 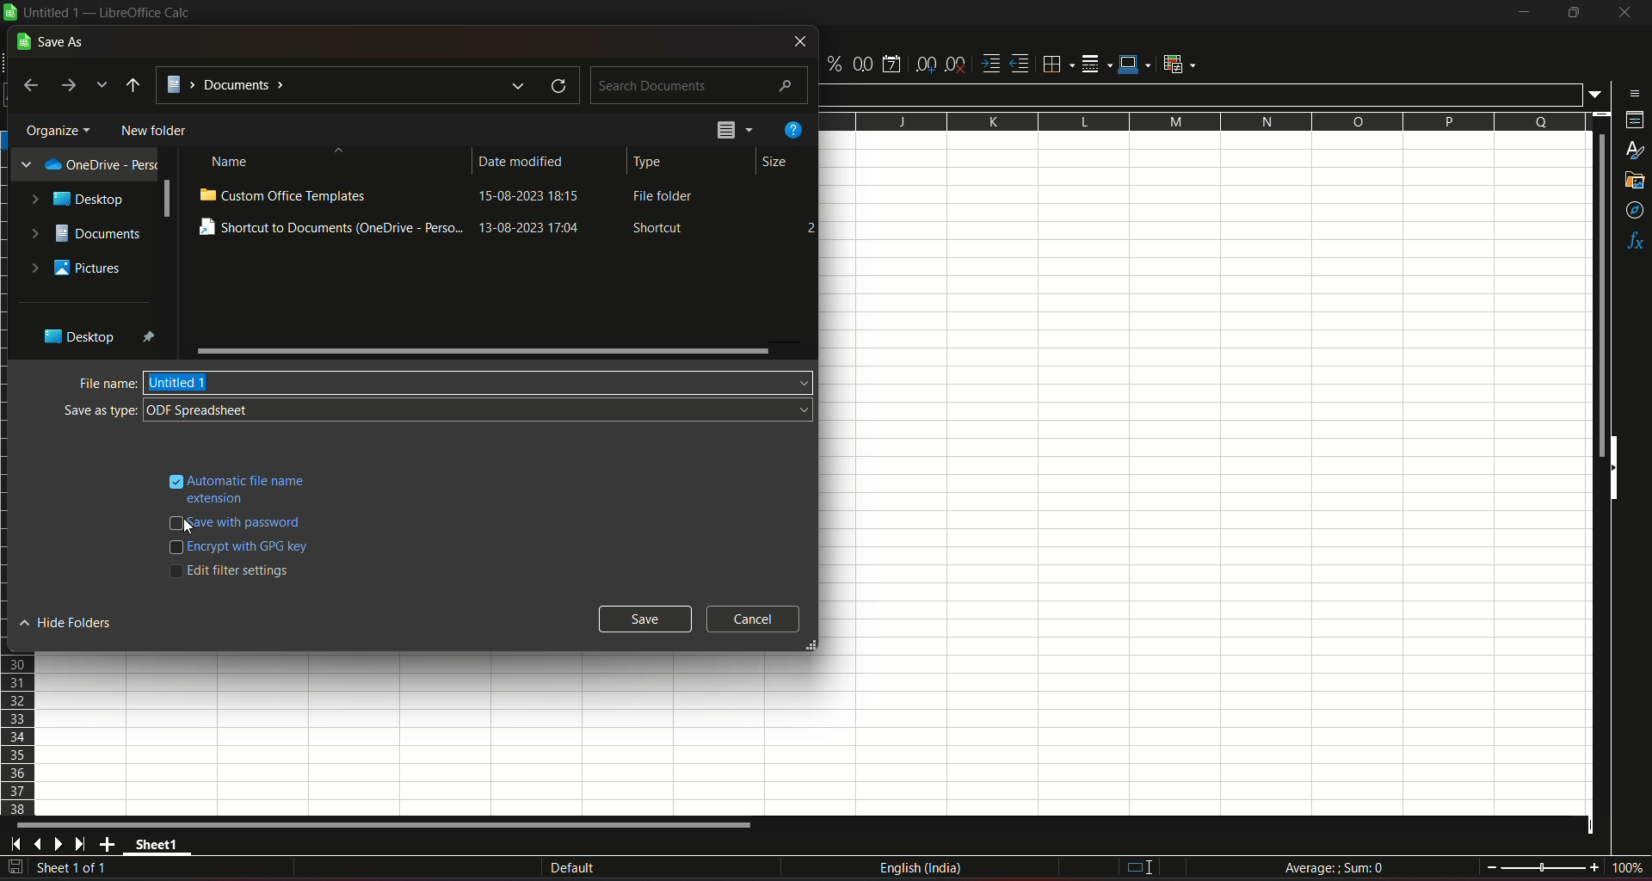 What do you see at coordinates (62, 845) in the screenshot?
I see `next sheet` at bounding box center [62, 845].